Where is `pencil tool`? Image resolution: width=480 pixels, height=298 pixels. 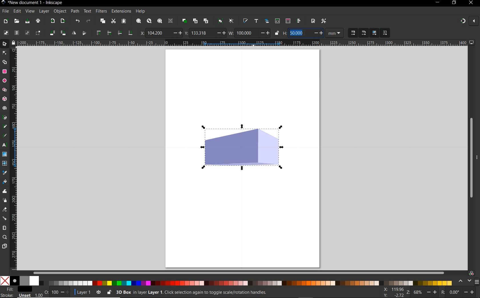 pencil tool is located at coordinates (4, 127).